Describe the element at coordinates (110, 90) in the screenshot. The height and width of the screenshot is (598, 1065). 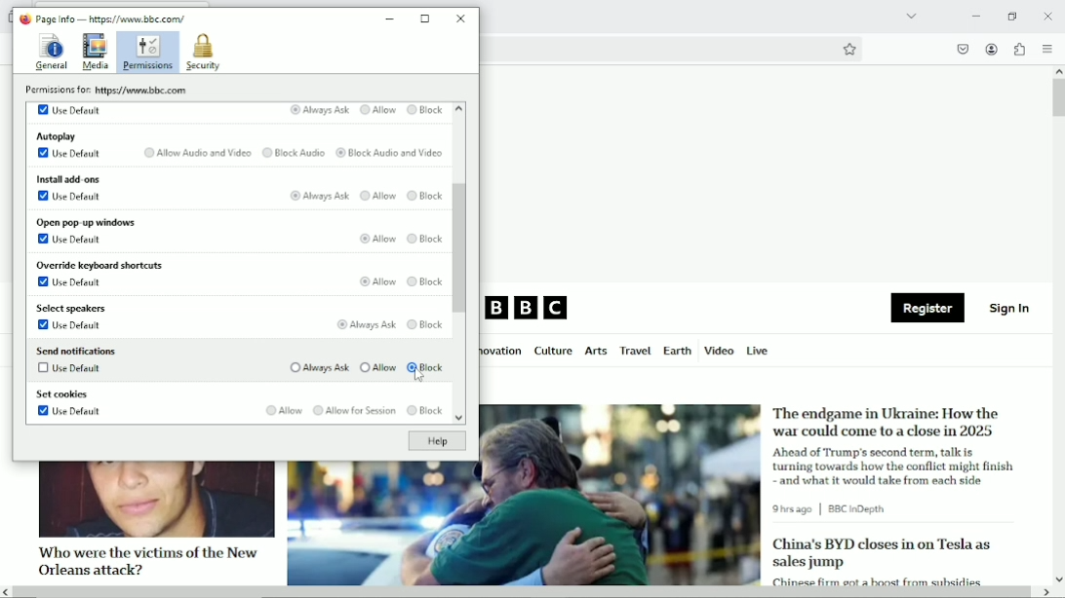
I see `Permissions tor https://www.bbc.com` at that location.